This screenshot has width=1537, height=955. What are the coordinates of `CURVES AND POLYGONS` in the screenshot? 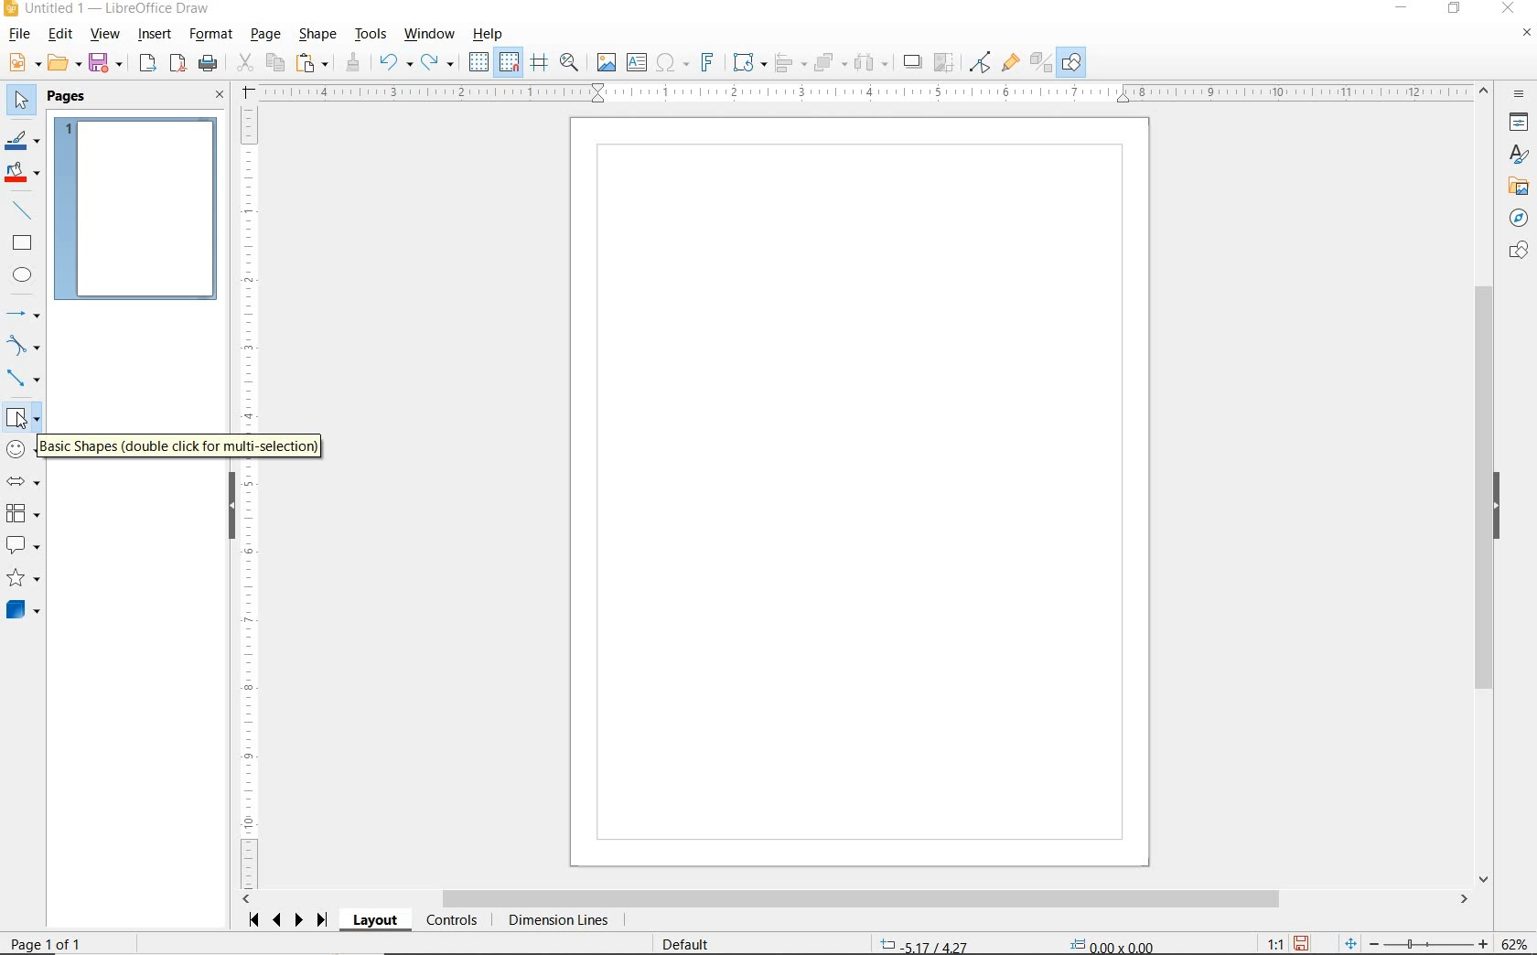 It's located at (24, 345).